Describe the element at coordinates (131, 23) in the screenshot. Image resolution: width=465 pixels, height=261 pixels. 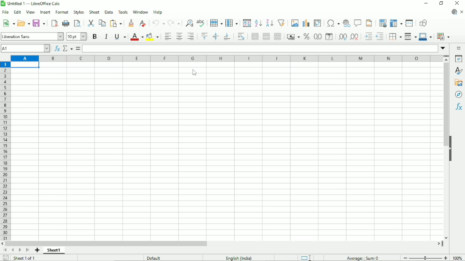
I see `Clone formatting` at that location.